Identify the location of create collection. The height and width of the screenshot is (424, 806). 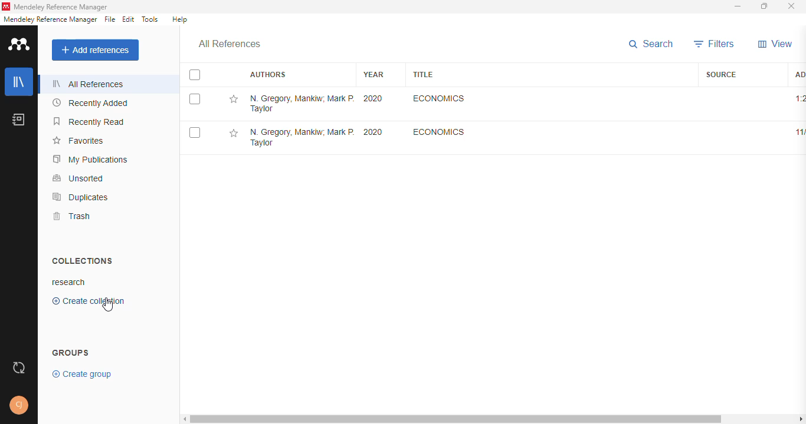
(88, 301).